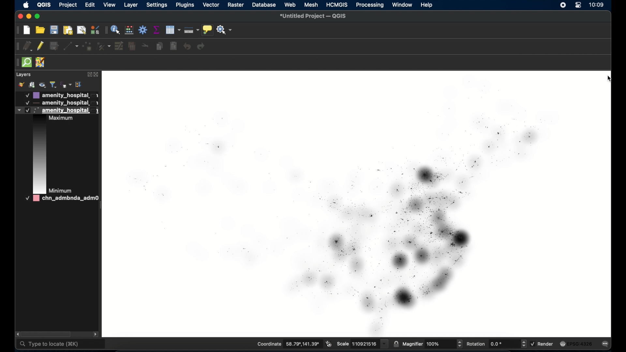  I want to click on messages, so click(605, 344).